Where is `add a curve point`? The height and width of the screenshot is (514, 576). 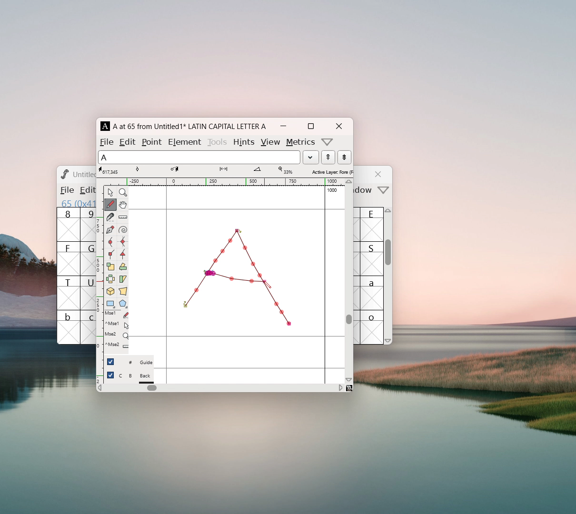
add a curve point is located at coordinates (110, 242).